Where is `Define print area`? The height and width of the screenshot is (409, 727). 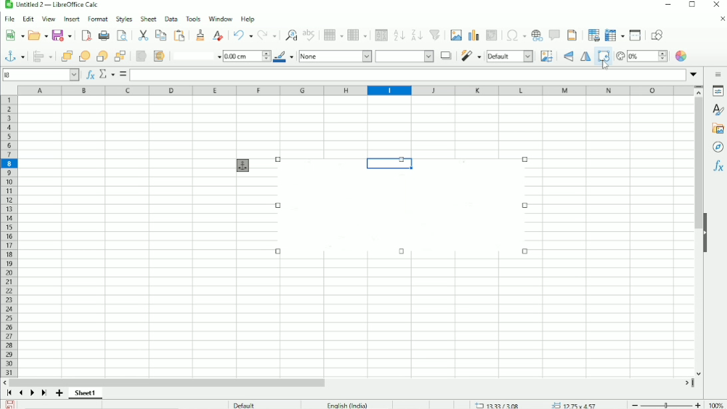
Define print area is located at coordinates (594, 35).